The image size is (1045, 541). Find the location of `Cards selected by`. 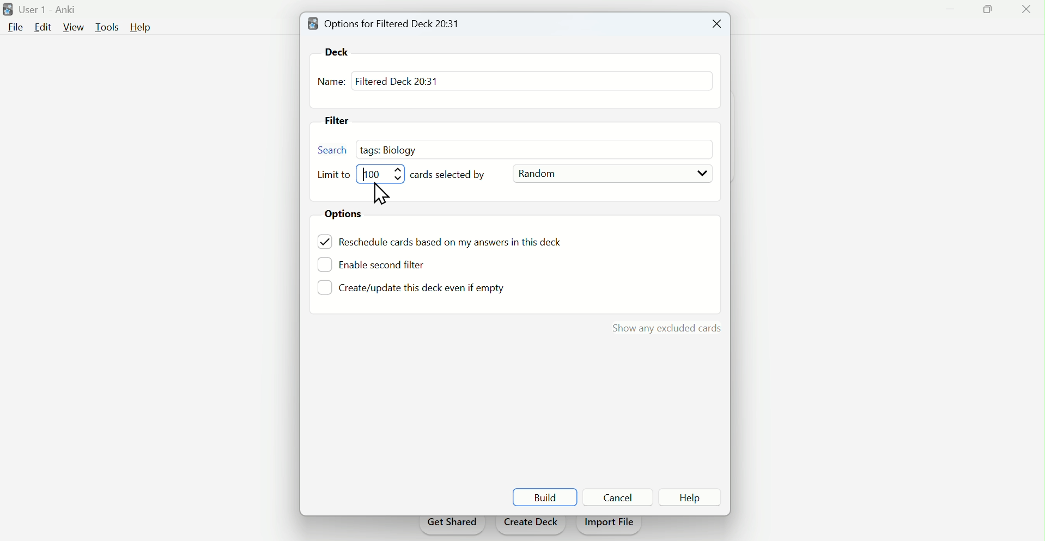

Cards selected by is located at coordinates (454, 175).